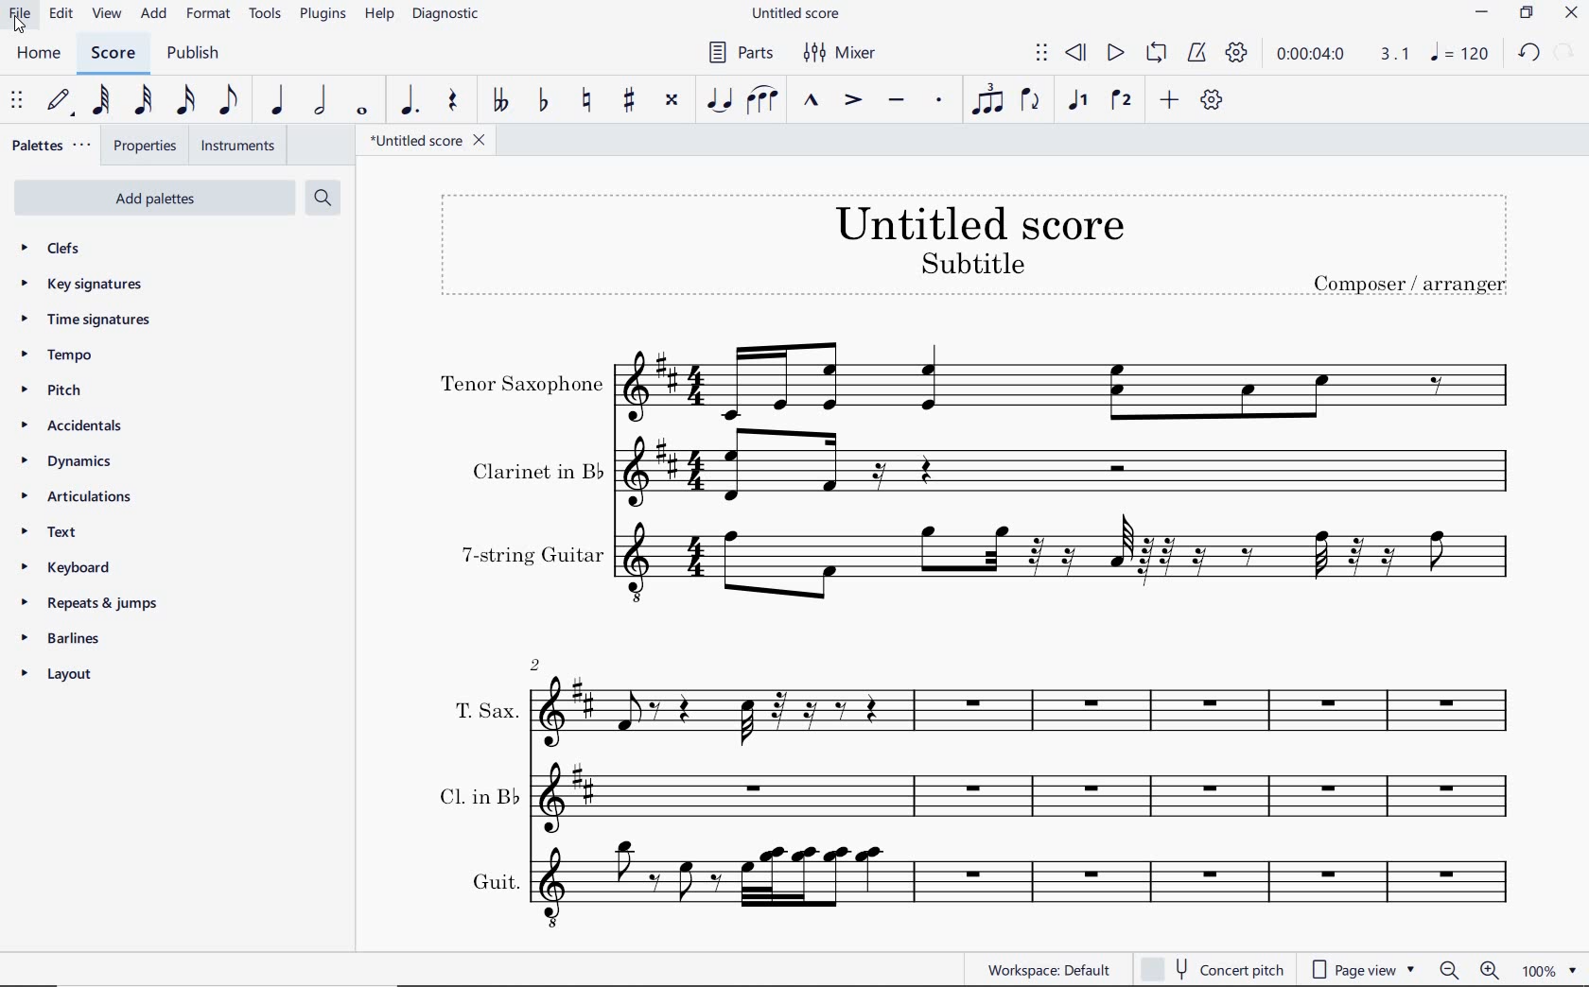  Describe the element at coordinates (361, 112) in the screenshot. I see `WHOLE NOTE` at that location.